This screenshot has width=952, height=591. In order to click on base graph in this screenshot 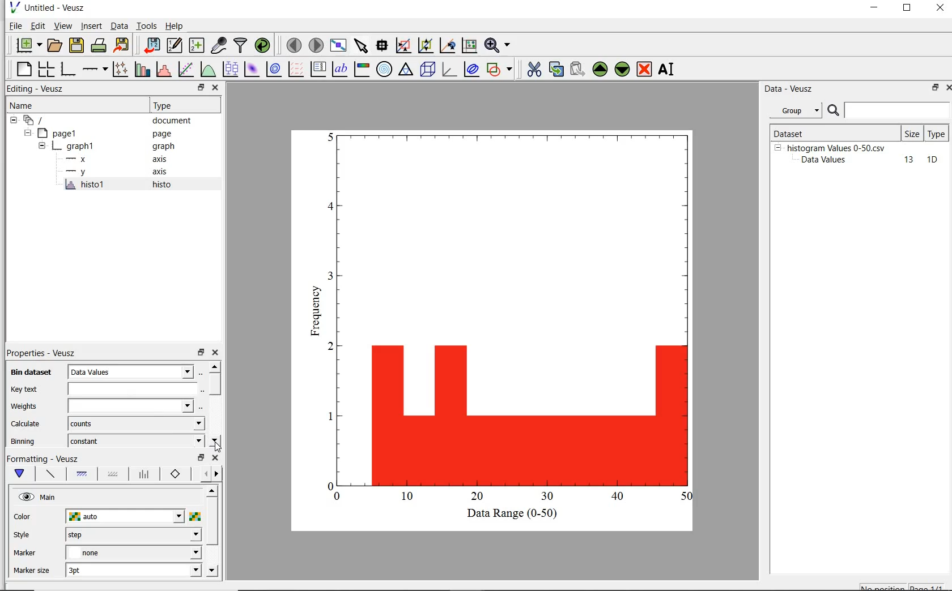, I will do `click(69, 69)`.